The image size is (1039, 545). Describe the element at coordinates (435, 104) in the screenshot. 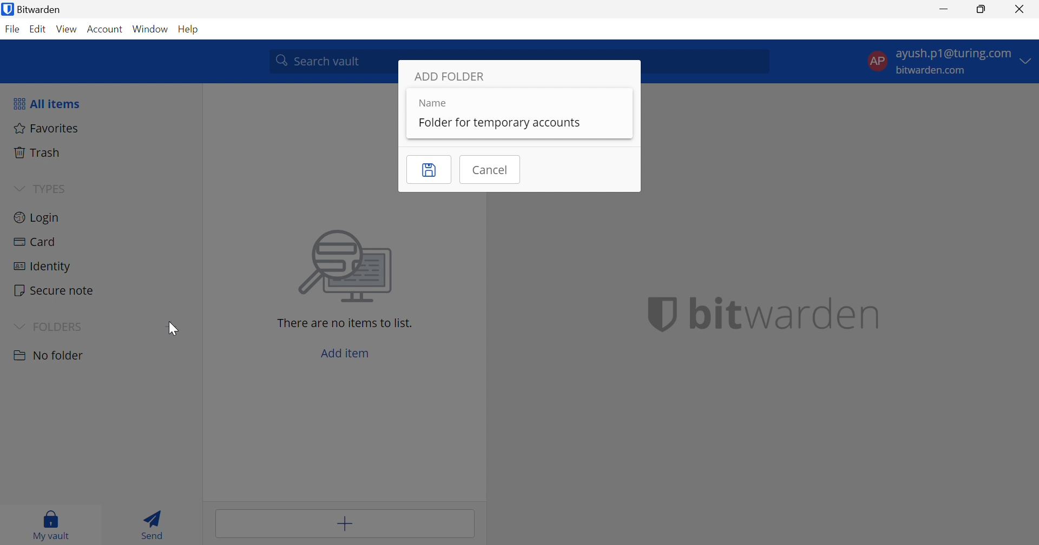

I see `Name` at that location.